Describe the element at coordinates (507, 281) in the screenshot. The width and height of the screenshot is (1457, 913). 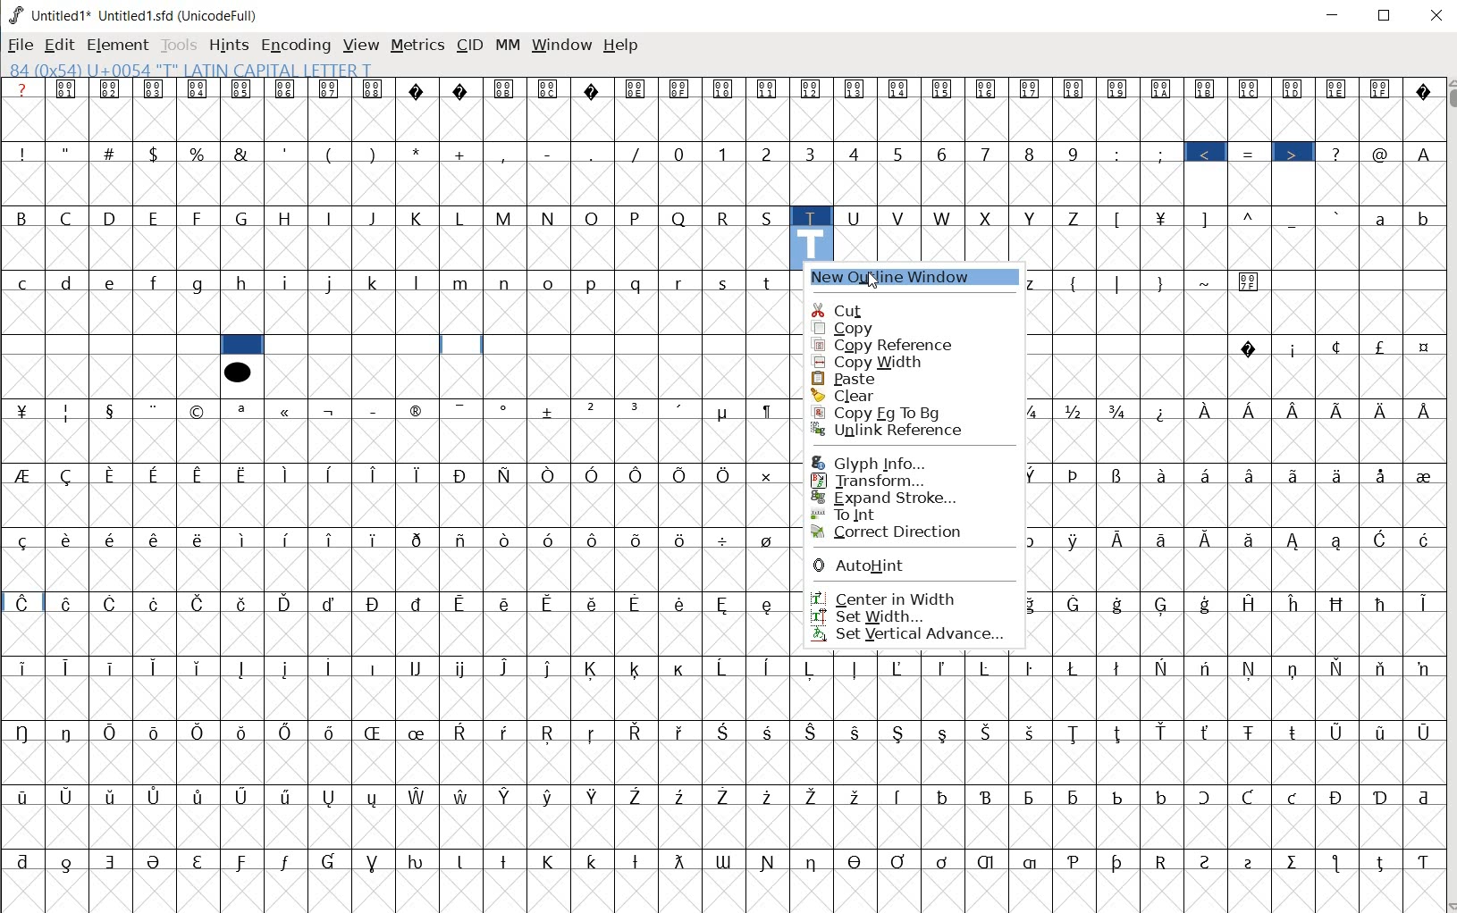
I see `n` at that location.